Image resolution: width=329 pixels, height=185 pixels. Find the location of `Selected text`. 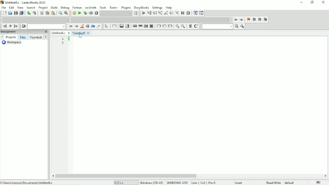

Selected text is located at coordinates (88, 26).